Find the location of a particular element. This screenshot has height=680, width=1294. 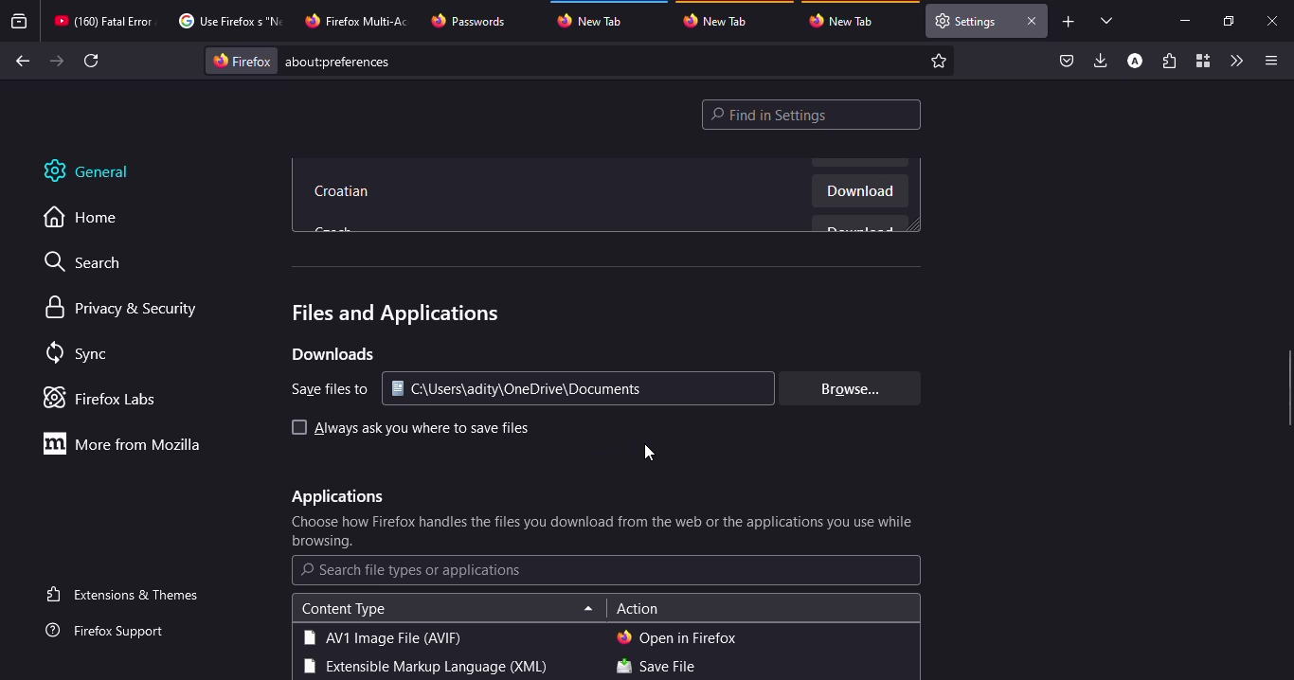

search is located at coordinates (92, 264).